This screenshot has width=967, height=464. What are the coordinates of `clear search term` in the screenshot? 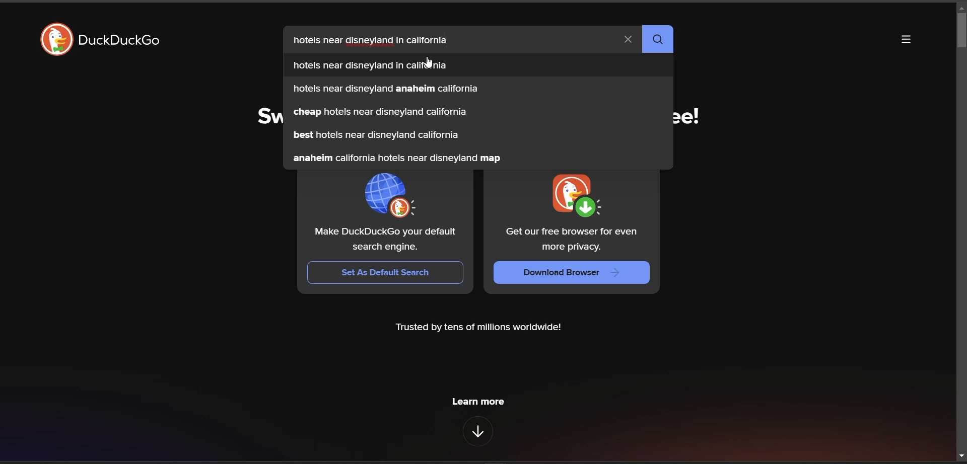 It's located at (628, 40).